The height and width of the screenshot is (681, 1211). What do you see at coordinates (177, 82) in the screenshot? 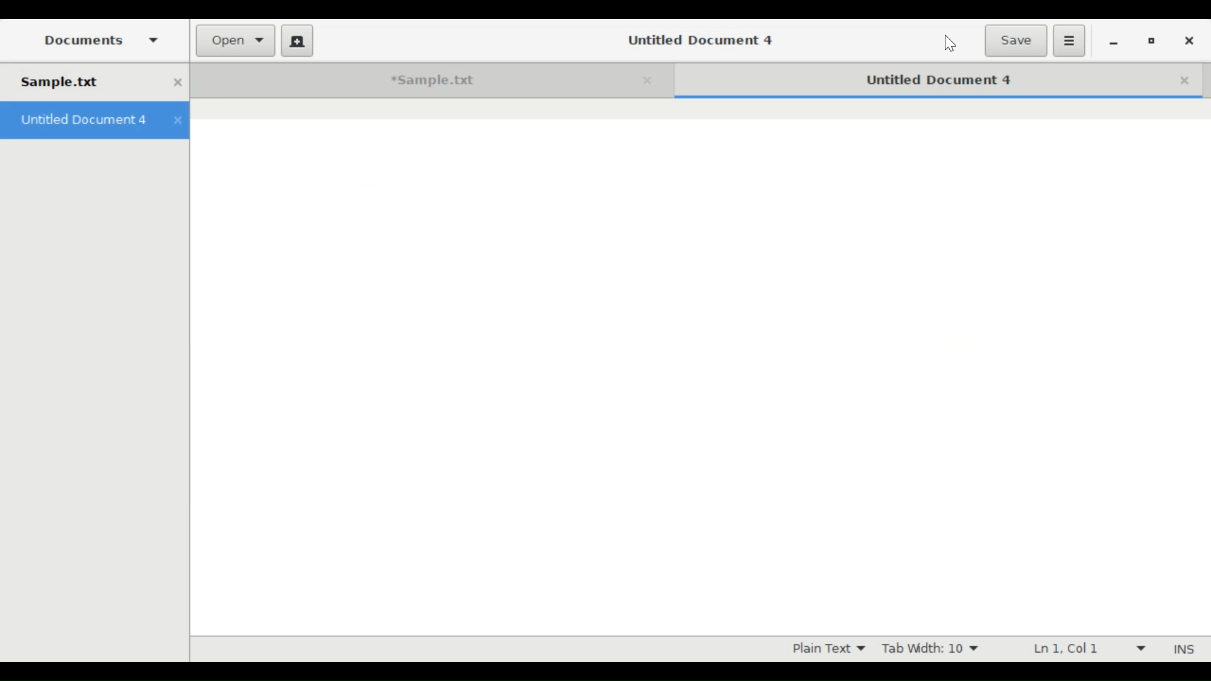
I see `close file` at bounding box center [177, 82].